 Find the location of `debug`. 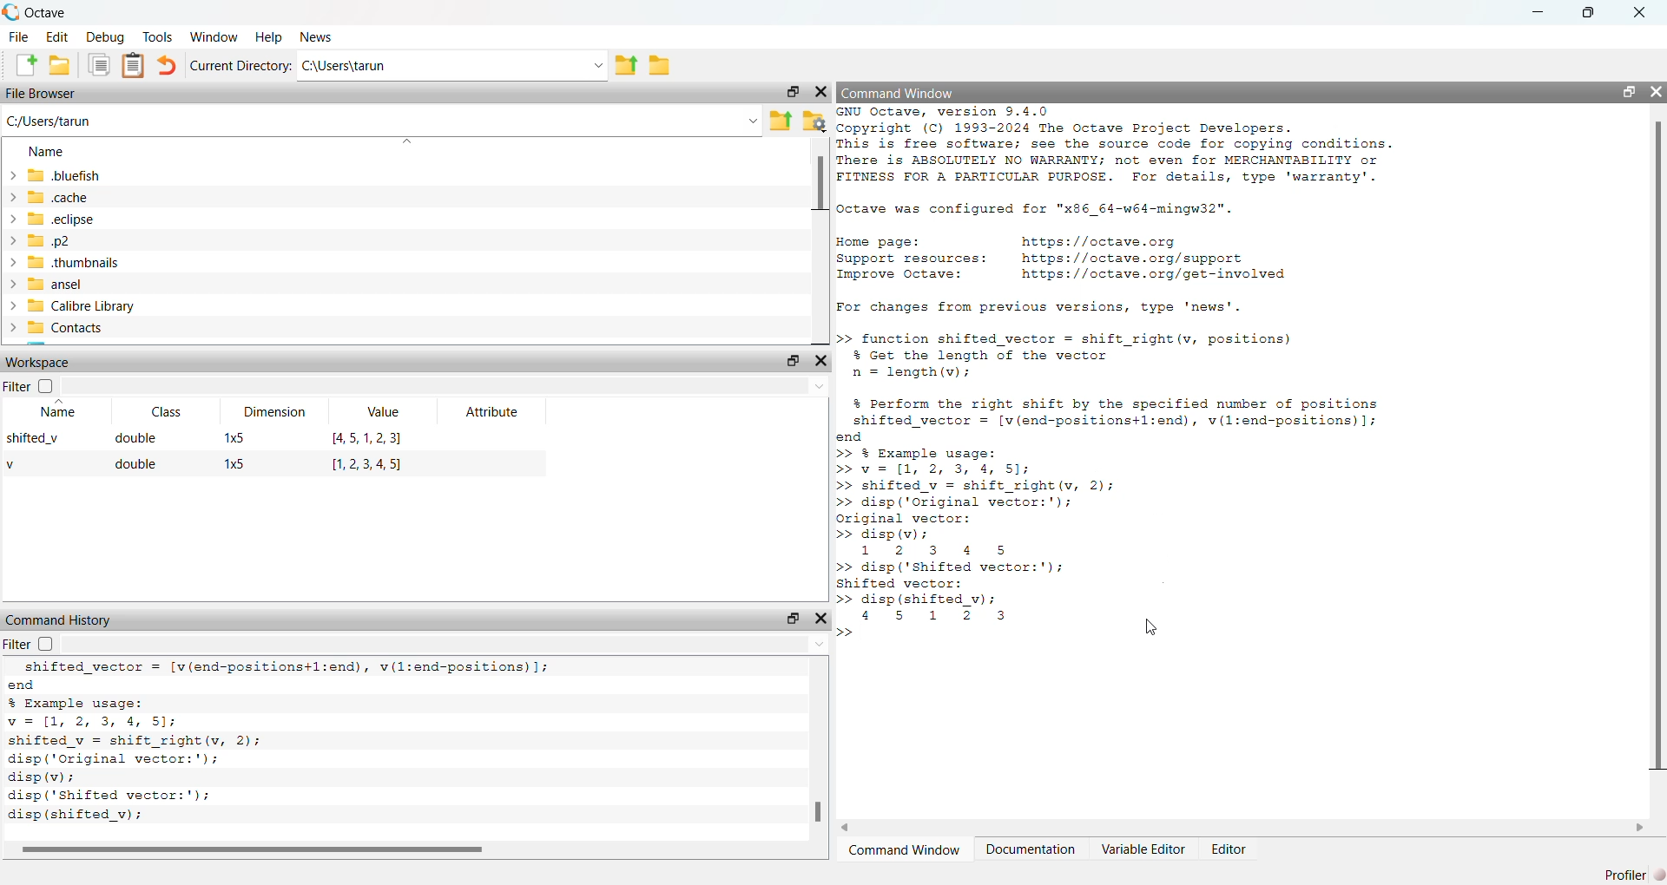

debug is located at coordinates (107, 38).